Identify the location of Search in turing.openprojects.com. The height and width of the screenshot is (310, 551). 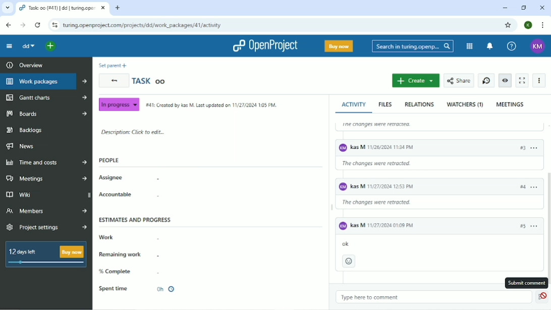
(412, 46).